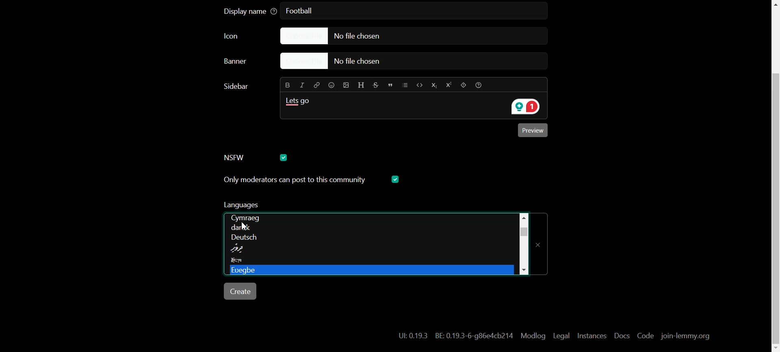  What do you see at coordinates (246, 226) in the screenshot?
I see `Cursor` at bounding box center [246, 226].